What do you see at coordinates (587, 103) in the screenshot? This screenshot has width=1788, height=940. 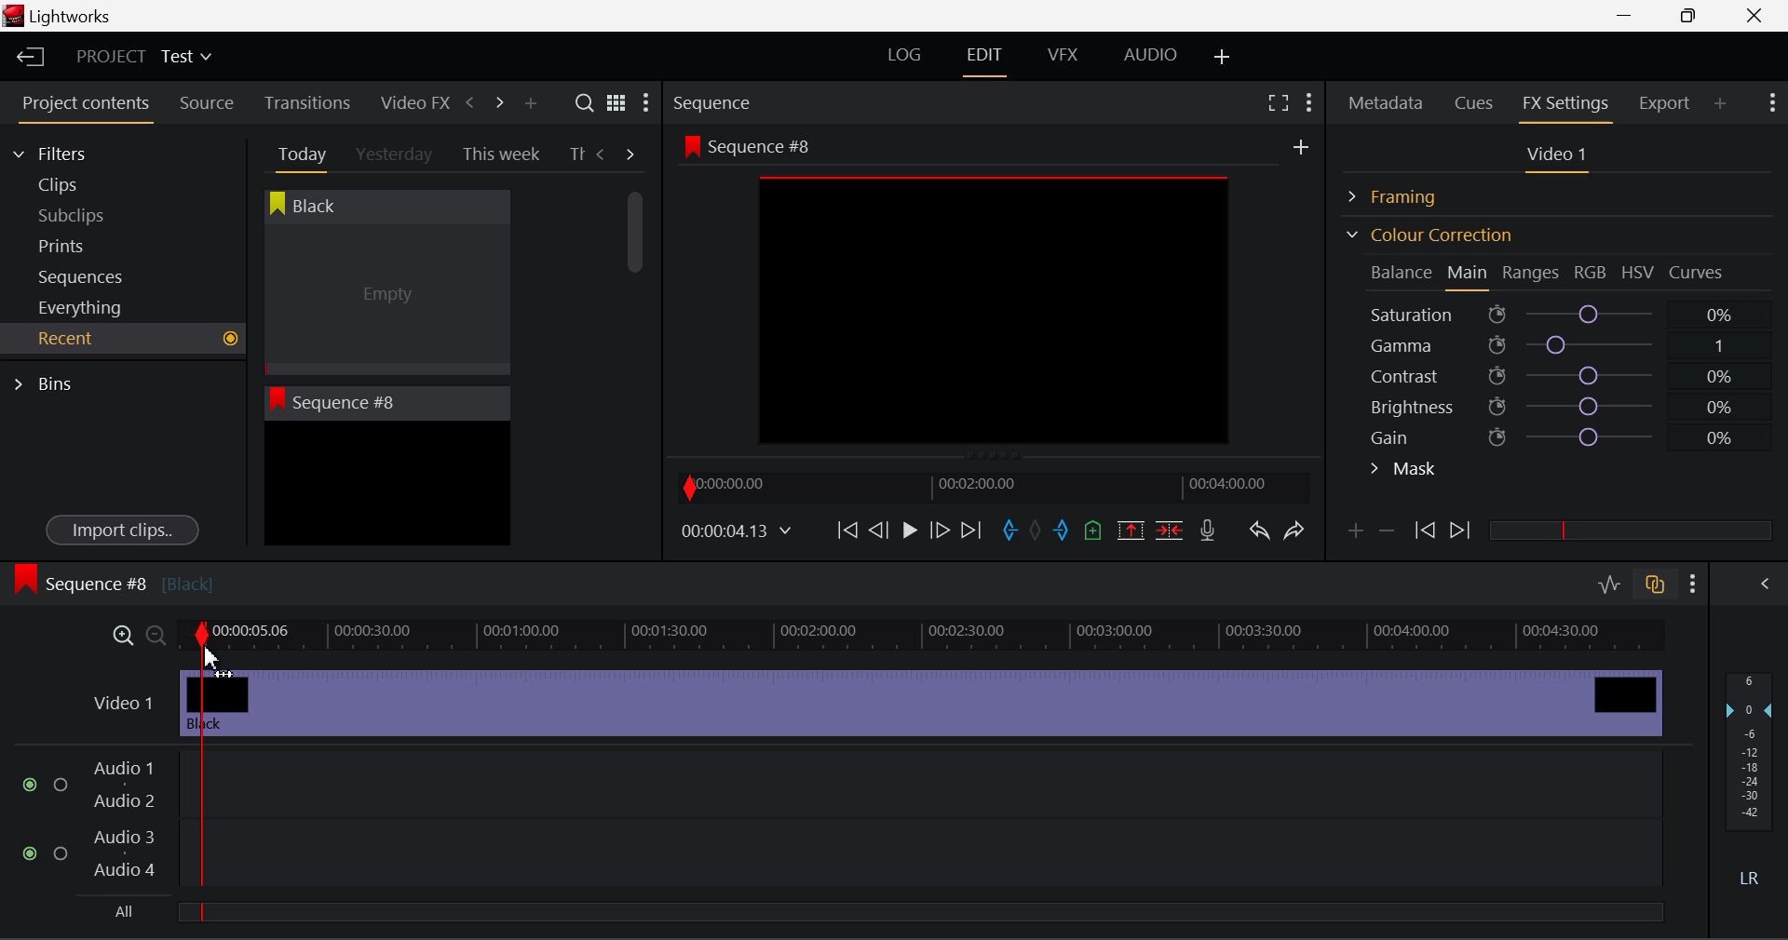 I see `Search` at bounding box center [587, 103].